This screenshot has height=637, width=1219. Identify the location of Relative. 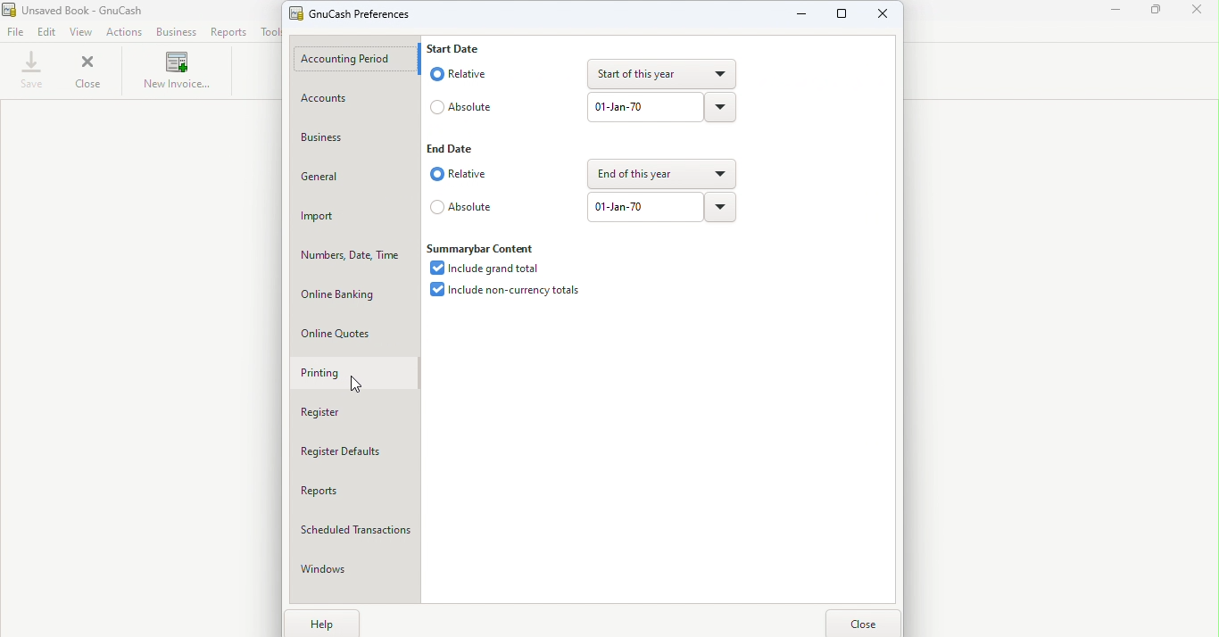
(460, 171).